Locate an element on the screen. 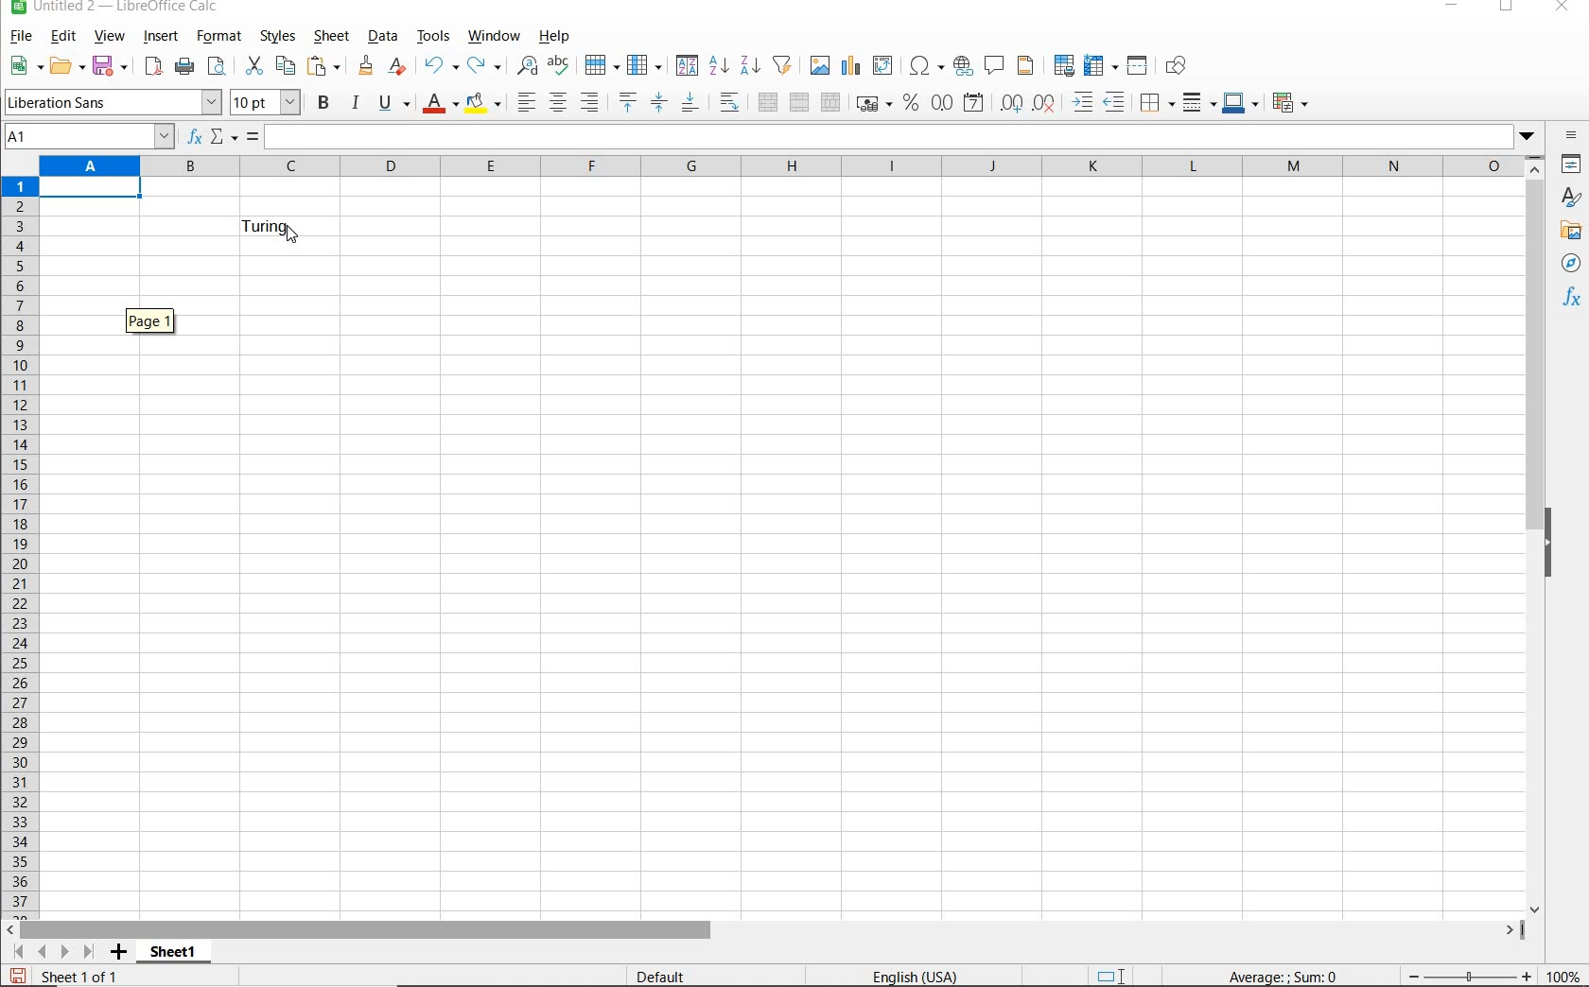 This screenshot has height=987, width=1589. FREEZE ROWS AND ARROWS is located at coordinates (1102, 66).